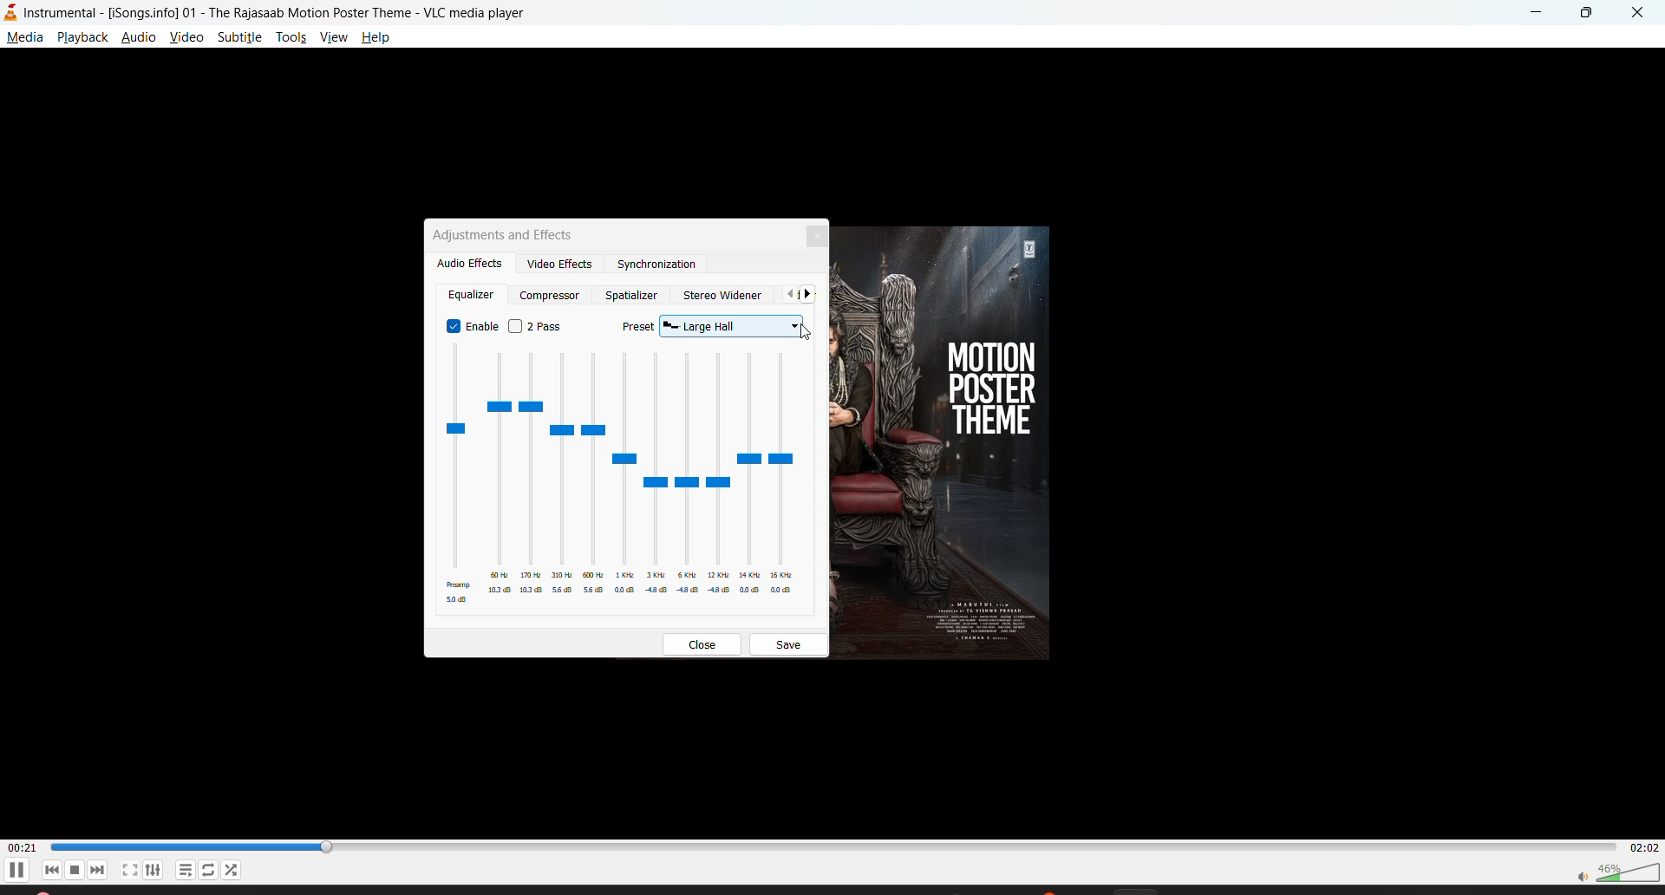  What do you see at coordinates (812, 295) in the screenshot?
I see `next` at bounding box center [812, 295].